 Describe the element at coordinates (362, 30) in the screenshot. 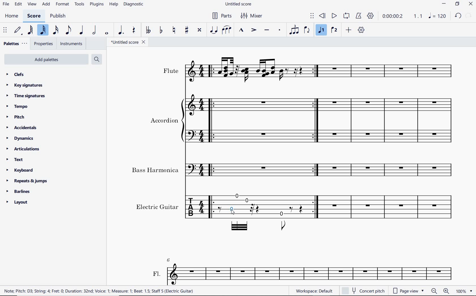

I see `customize toolbar` at that location.